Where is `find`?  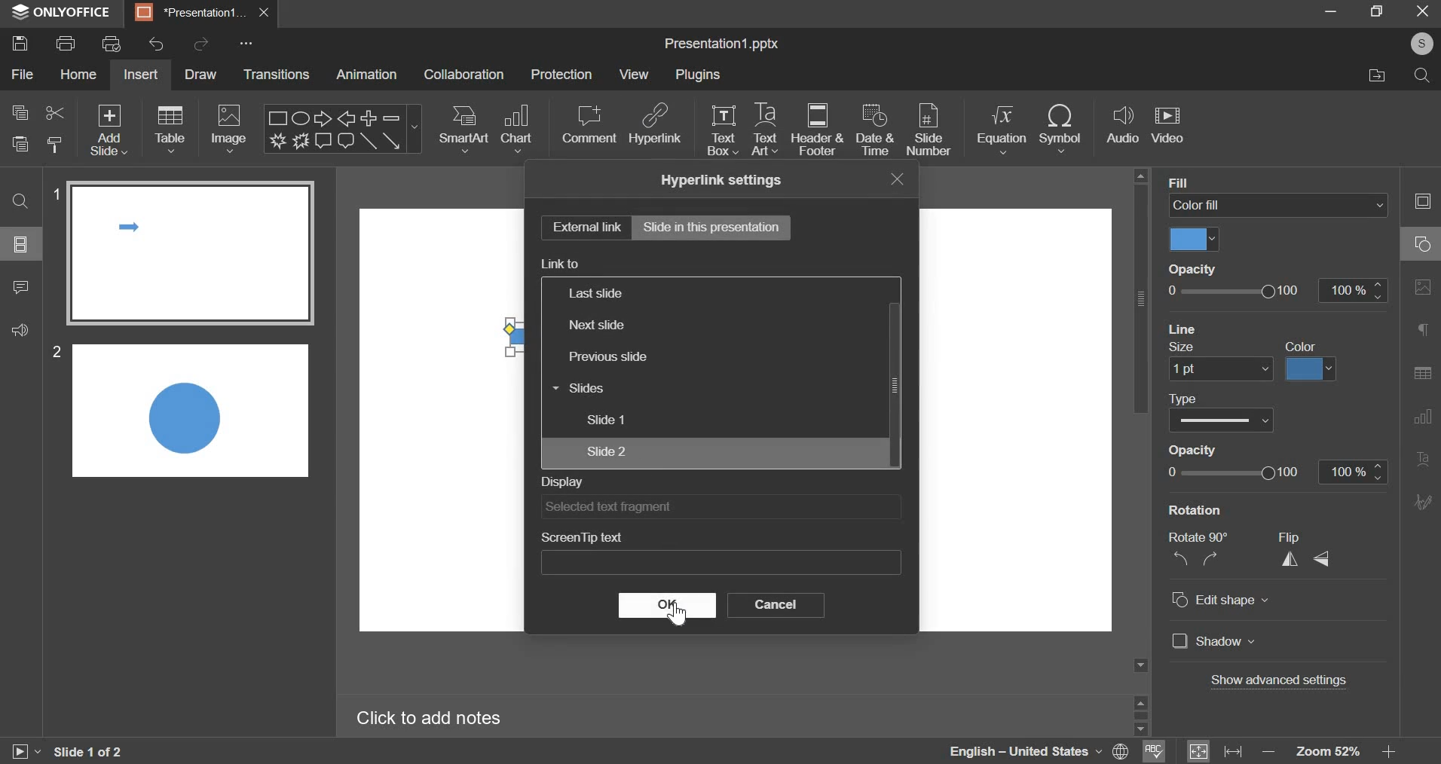 find is located at coordinates (19, 200).